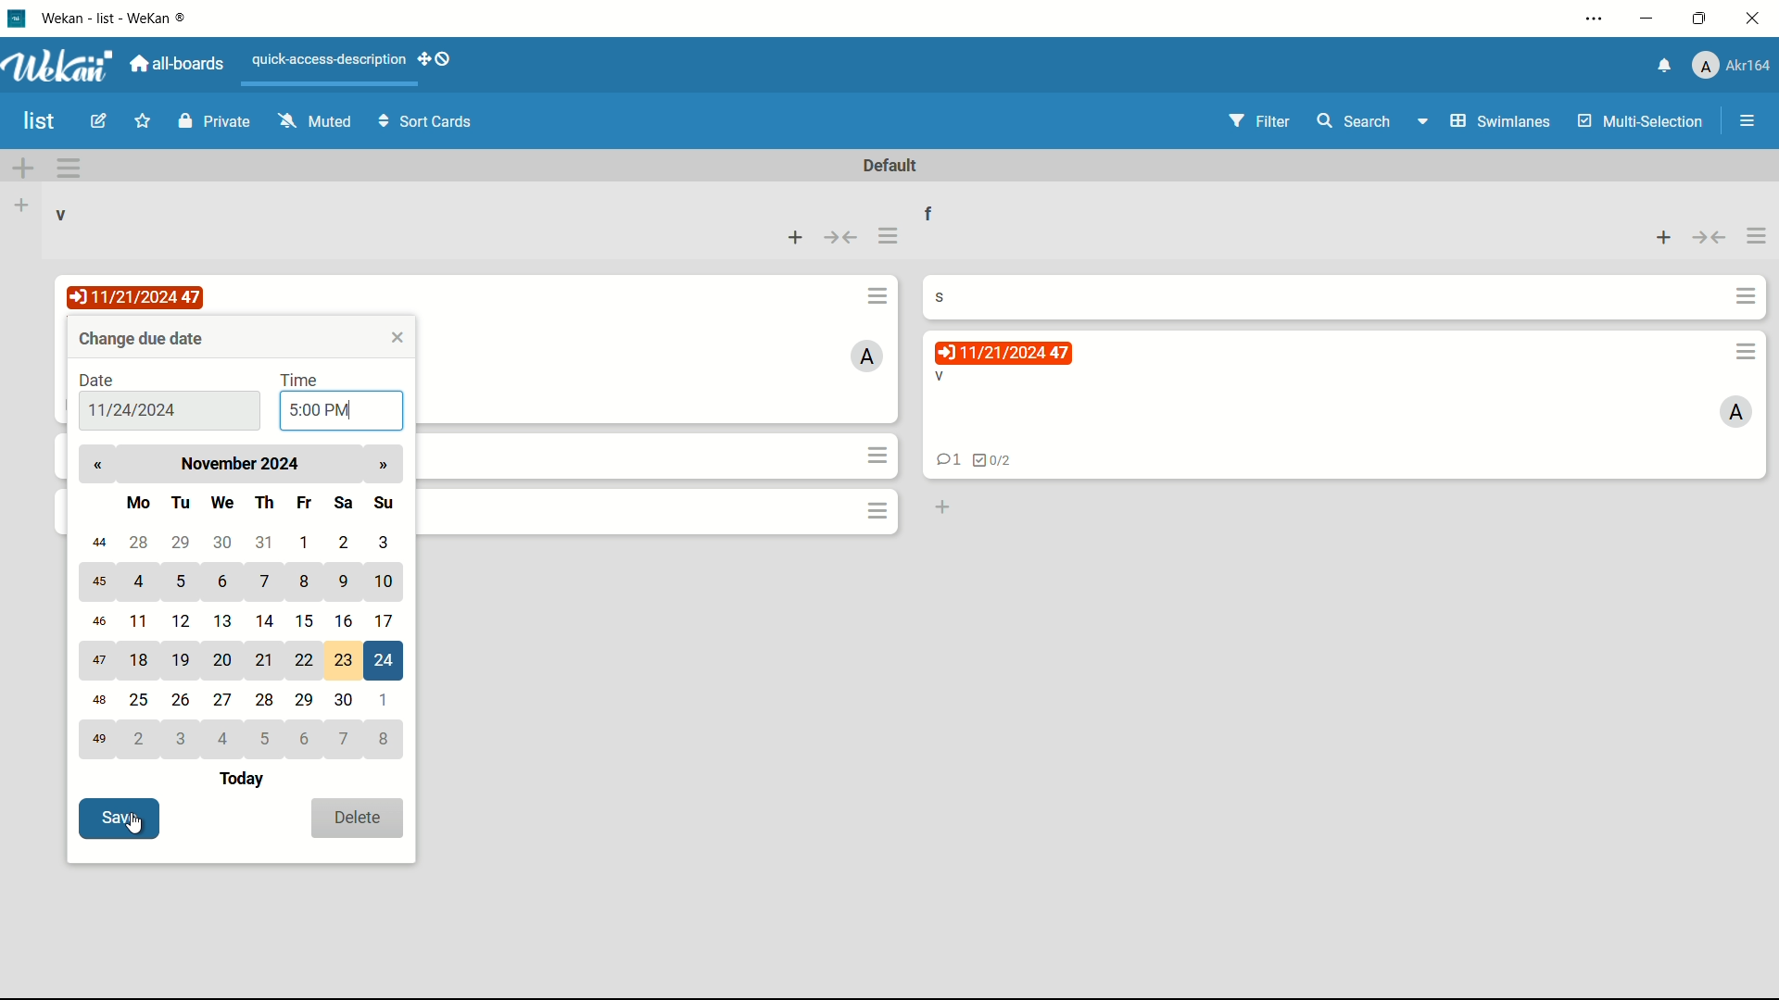 The height and width of the screenshot is (1000, 1779). What do you see at coordinates (1486, 120) in the screenshot?
I see `swimlanes` at bounding box center [1486, 120].